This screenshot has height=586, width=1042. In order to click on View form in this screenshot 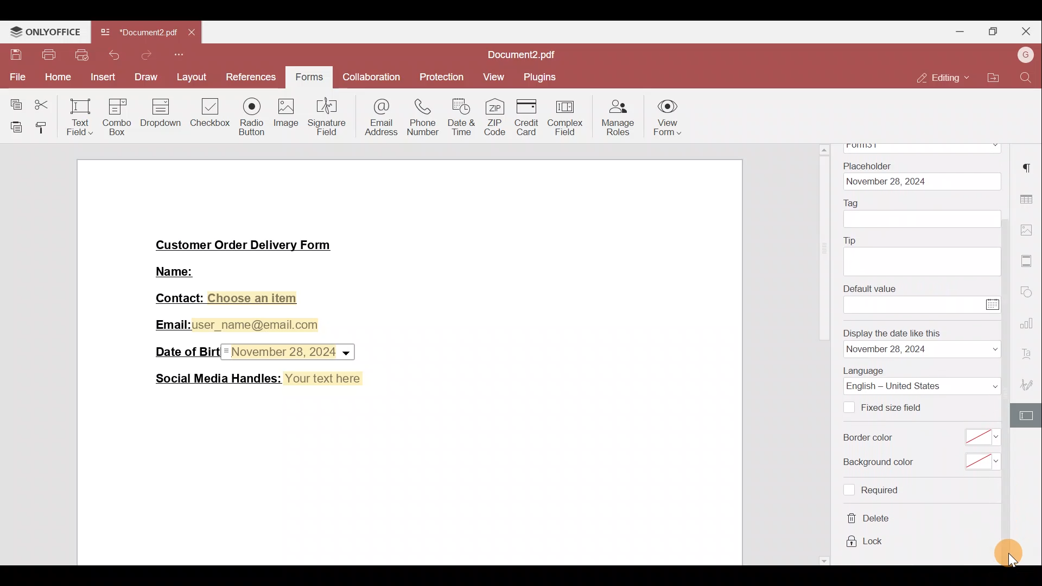, I will do `click(665, 120)`.